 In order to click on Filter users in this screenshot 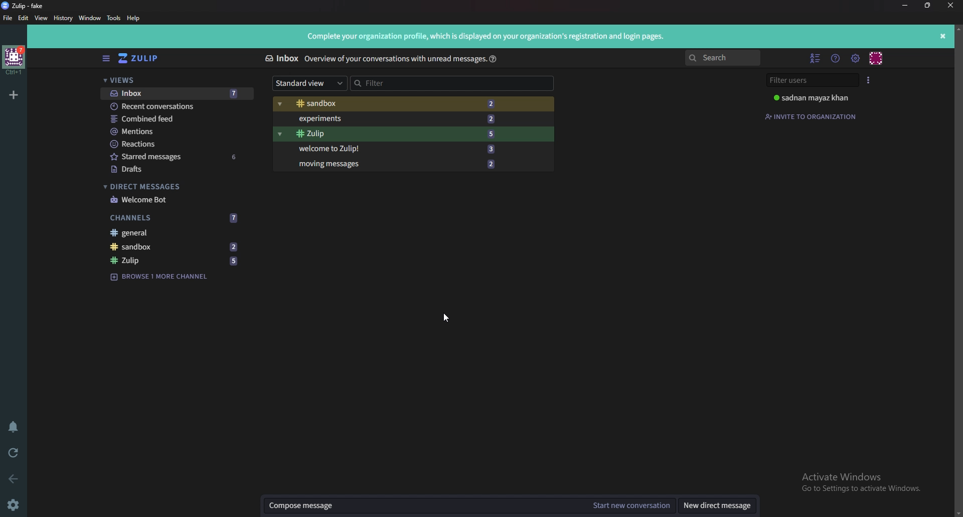, I will do `click(814, 81)`.